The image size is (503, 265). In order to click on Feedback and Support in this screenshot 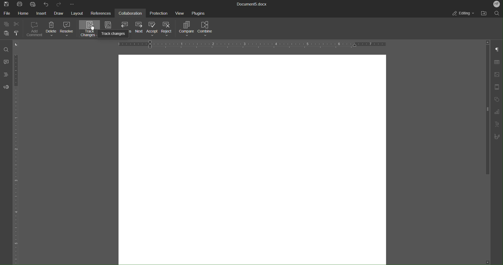, I will do `click(7, 89)`.